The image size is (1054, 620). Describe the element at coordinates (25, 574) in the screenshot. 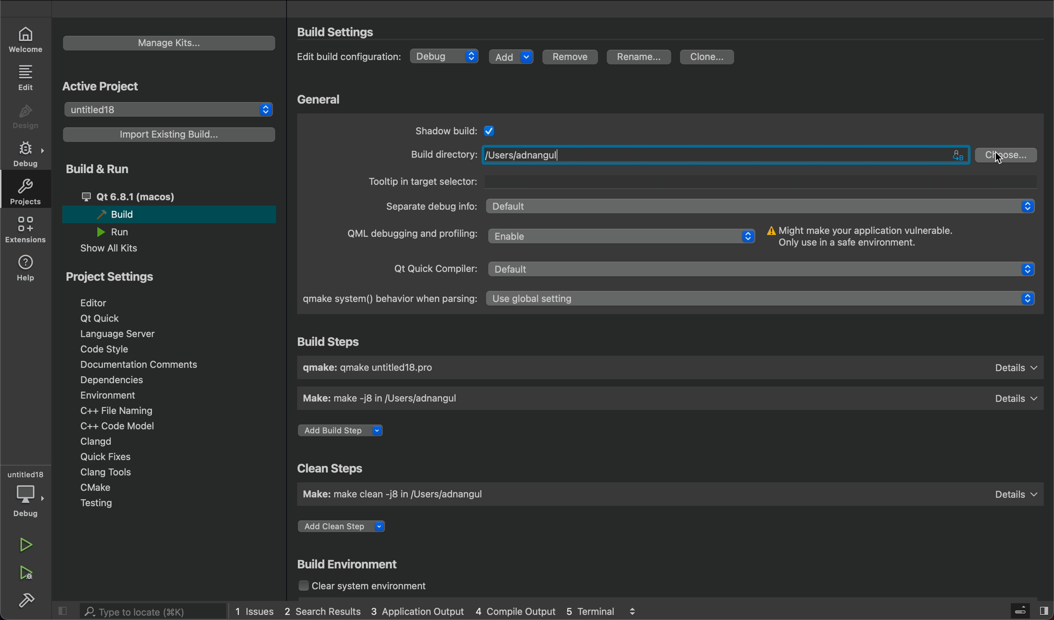

I see `run debug` at that location.